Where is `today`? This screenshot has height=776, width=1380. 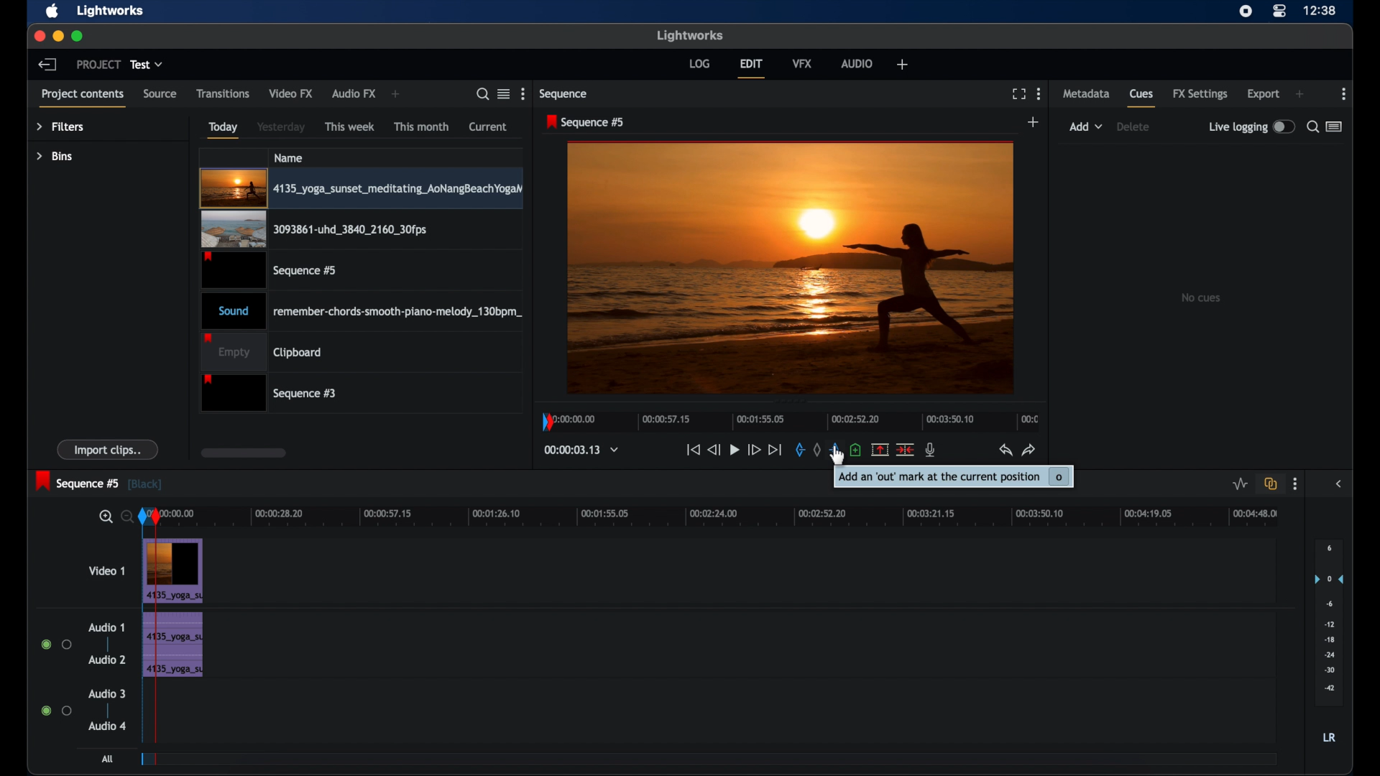
today is located at coordinates (224, 130).